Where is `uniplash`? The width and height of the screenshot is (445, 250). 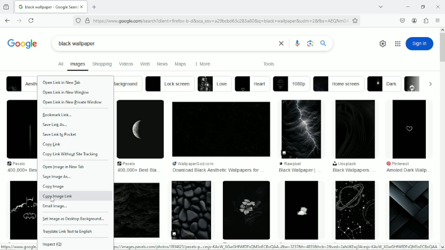
uniplash is located at coordinates (345, 164).